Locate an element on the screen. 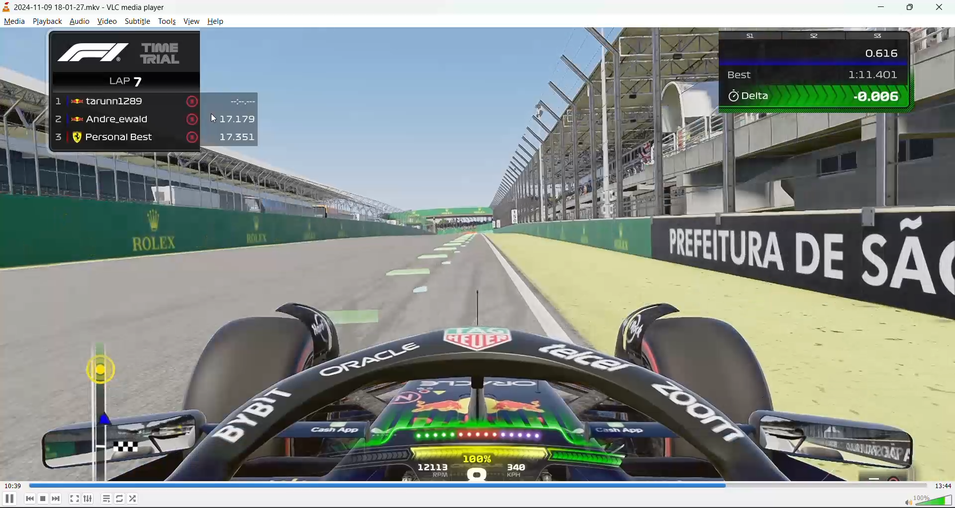  cursor is located at coordinates (213, 120).